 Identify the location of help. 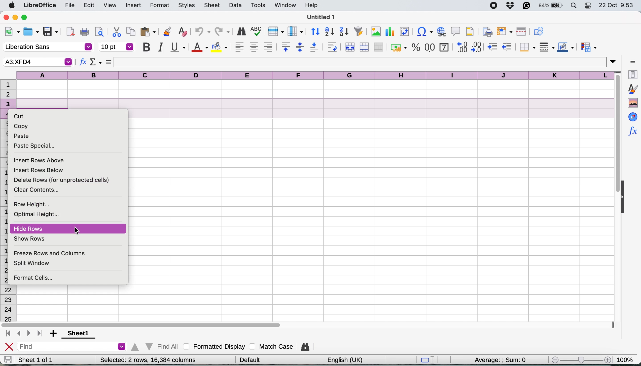
(313, 5).